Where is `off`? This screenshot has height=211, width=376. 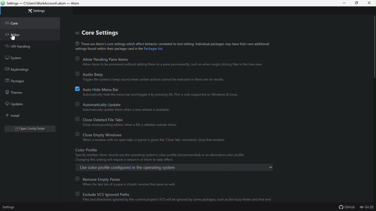
off is located at coordinates (77, 193).